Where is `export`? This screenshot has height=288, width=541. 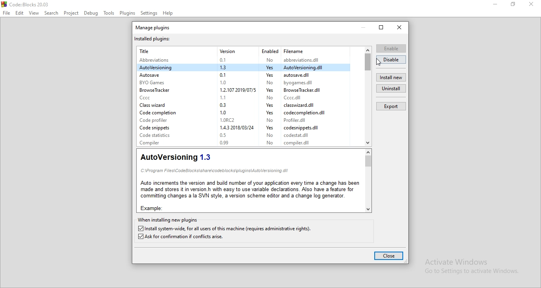
export is located at coordinates (392, 106).